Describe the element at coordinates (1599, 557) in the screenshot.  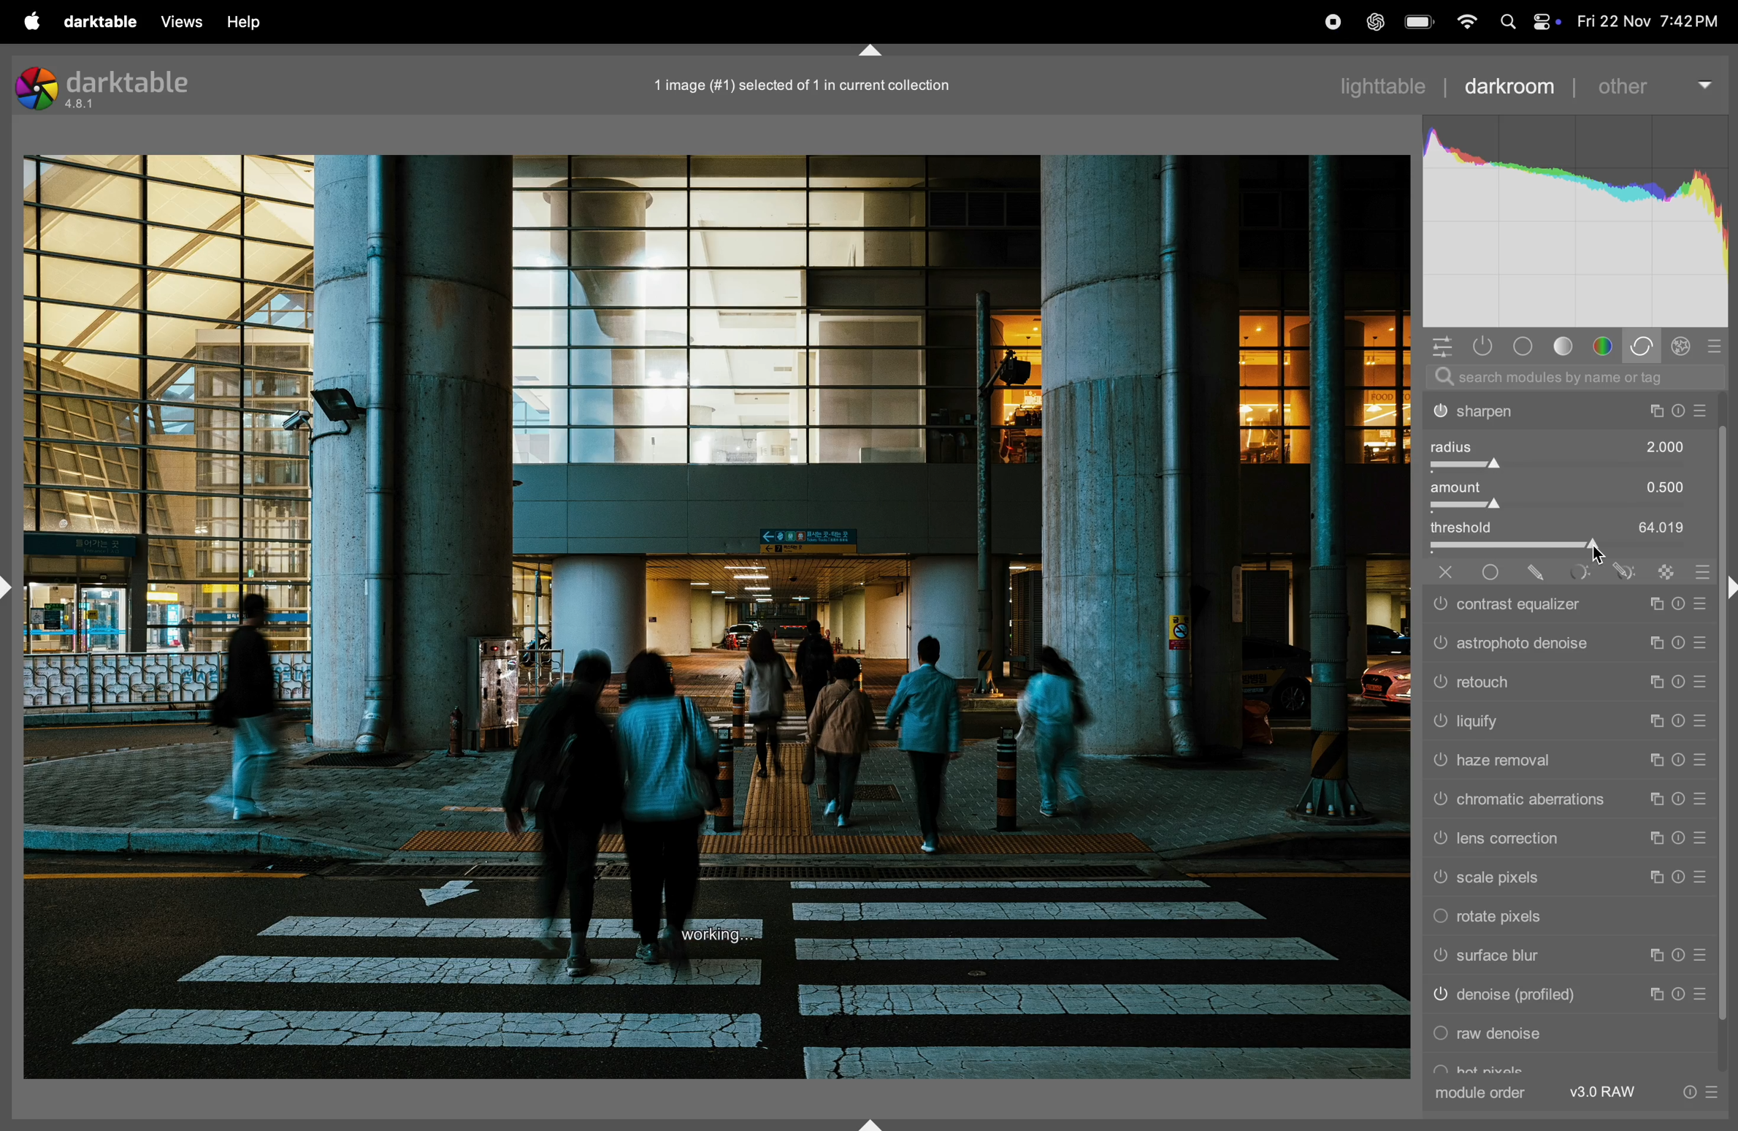
I see `cursor` at that location.